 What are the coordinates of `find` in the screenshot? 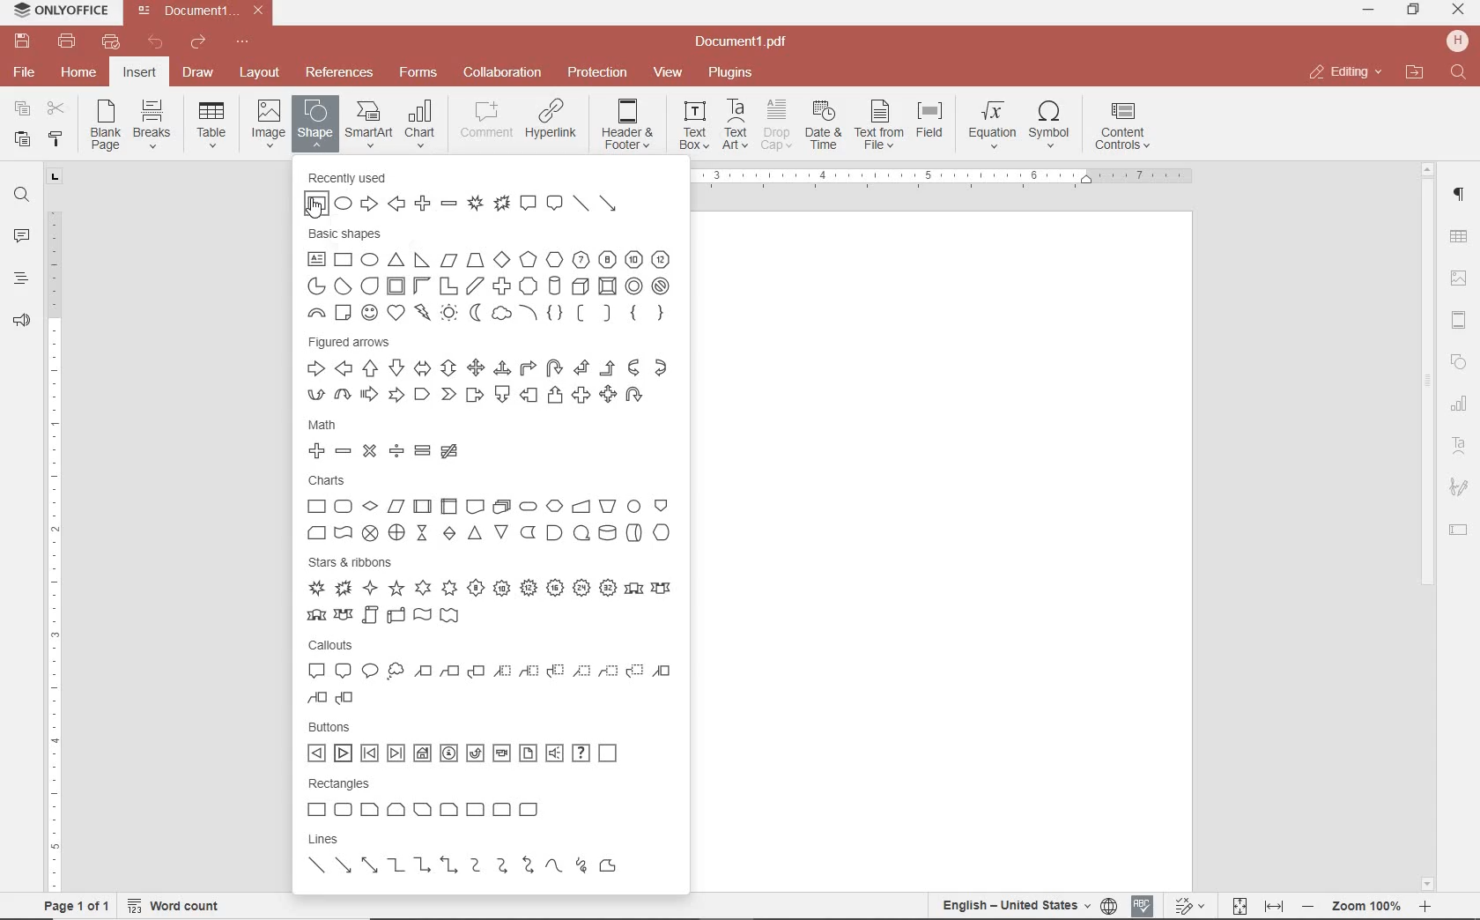 It's located at (21, 193).